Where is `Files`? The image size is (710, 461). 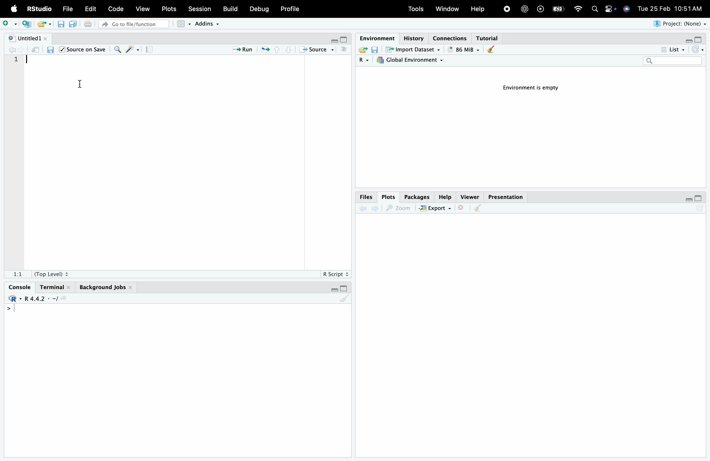
Files is located at coordinates (365, 198).